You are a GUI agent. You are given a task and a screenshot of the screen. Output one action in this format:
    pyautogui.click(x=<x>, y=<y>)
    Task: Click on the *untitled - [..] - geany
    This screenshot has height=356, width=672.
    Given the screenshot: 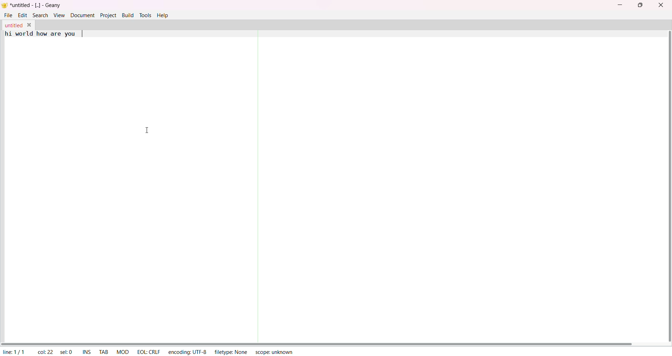 What is the action you would take?
    pyautogui.click(x=36, y=5)
    